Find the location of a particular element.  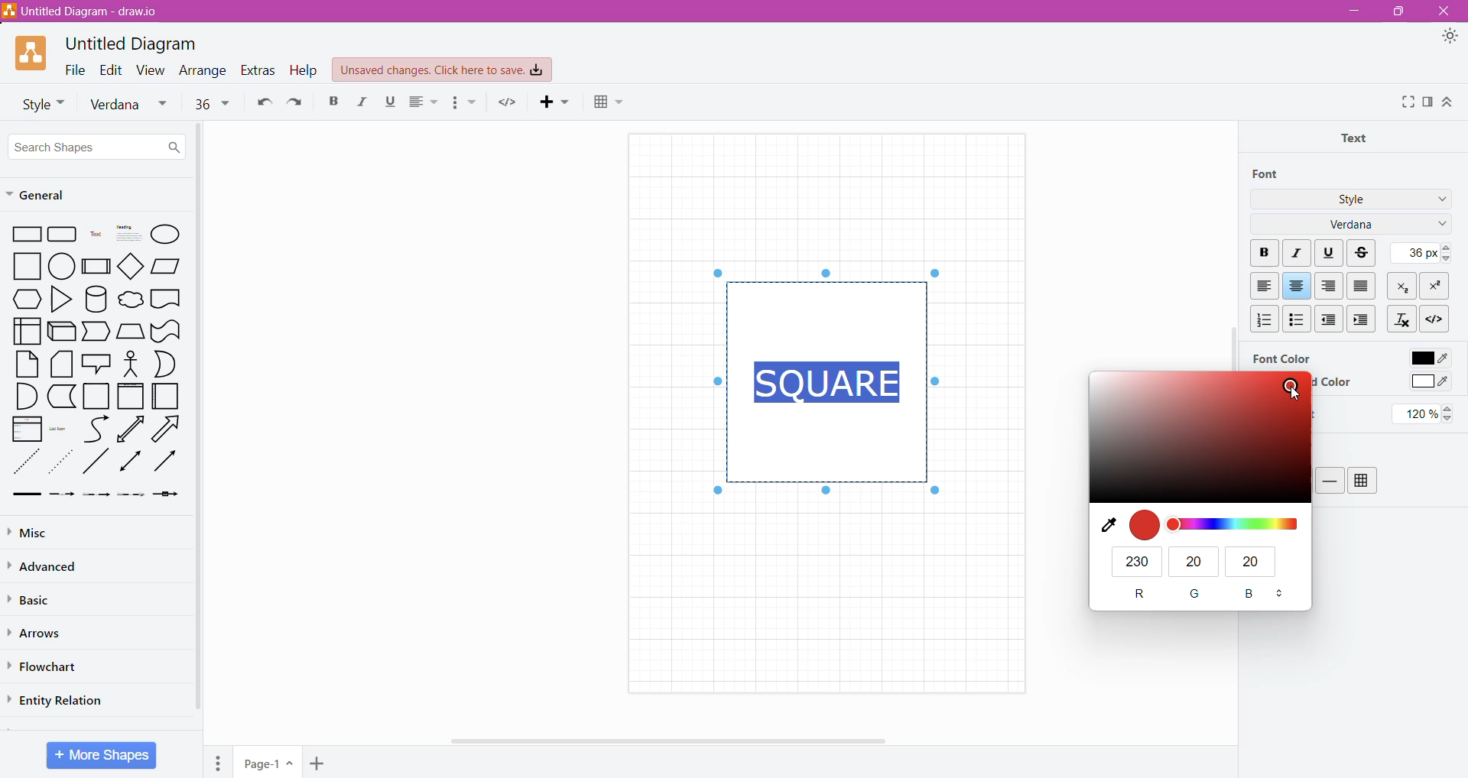

Quarter Circle is located at coordinates (24, 395).